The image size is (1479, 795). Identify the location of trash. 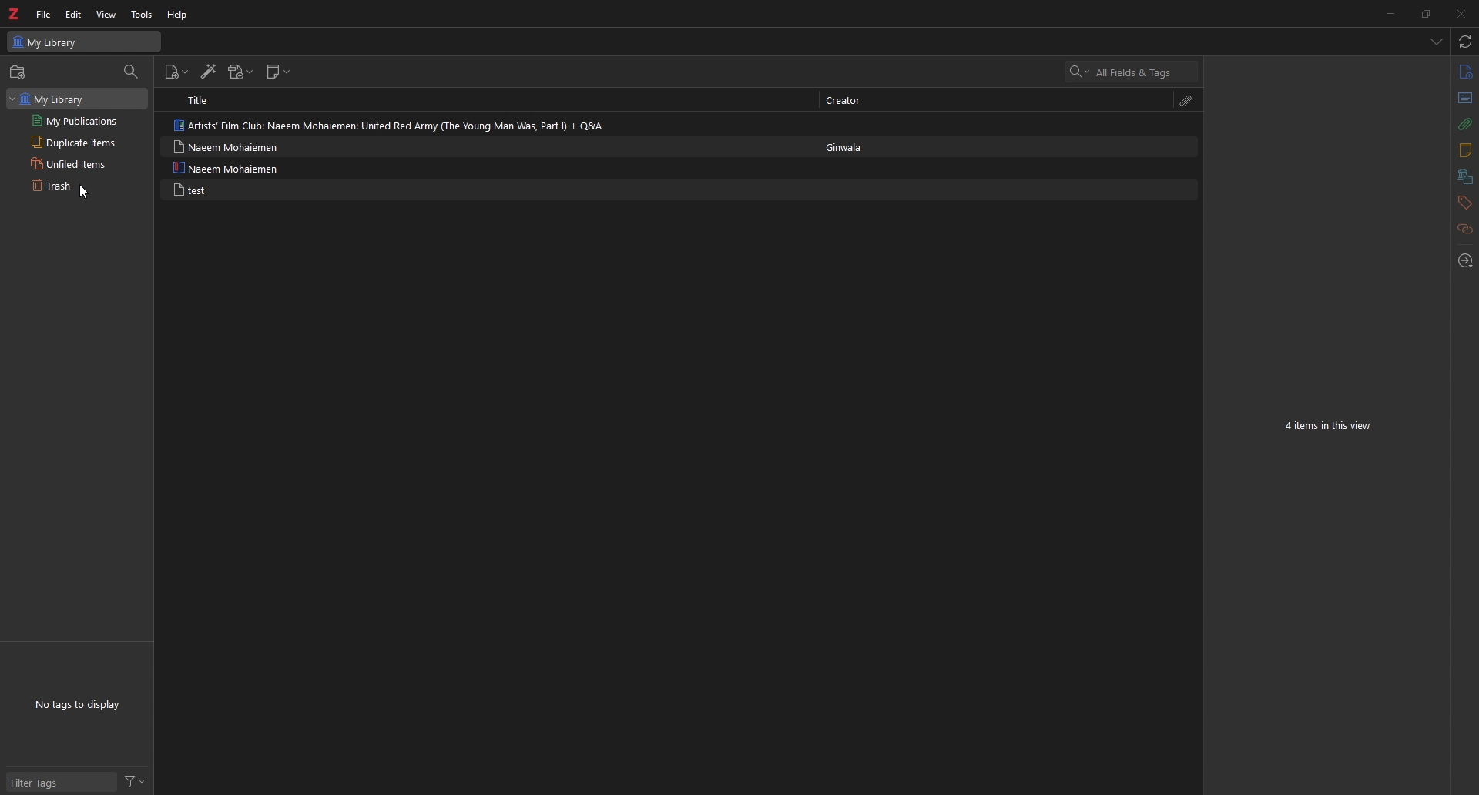
(75, 185).